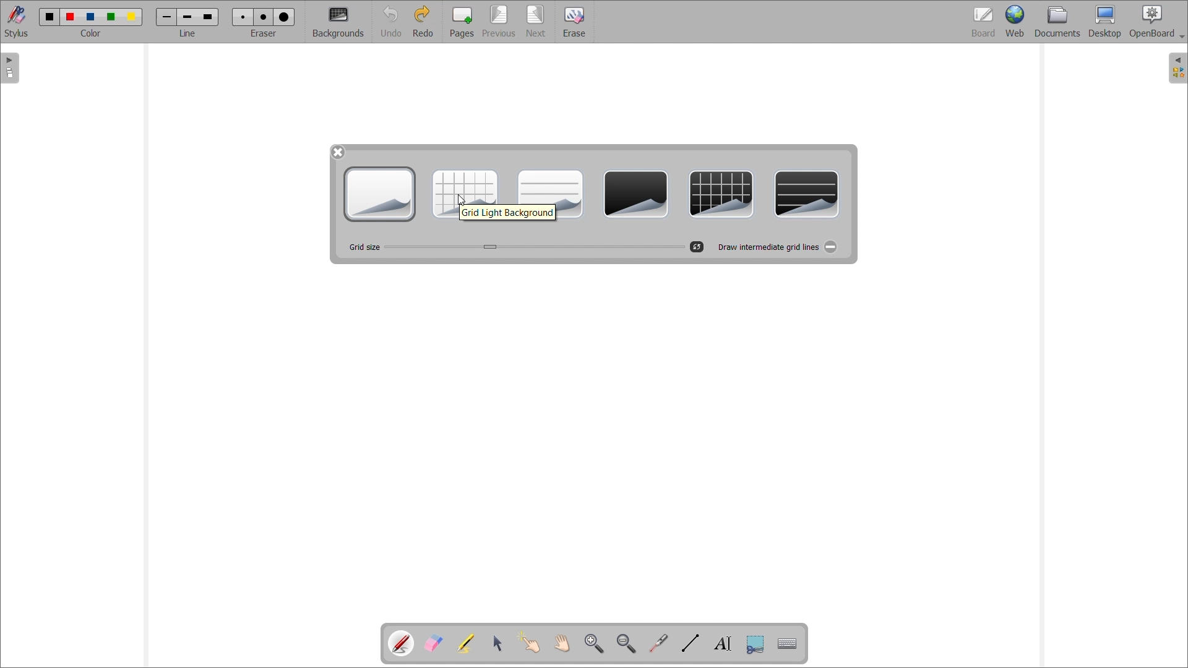 The height and width of the screenshot is (668, 1188). I want to click on Interact with items, so click(528, 642).